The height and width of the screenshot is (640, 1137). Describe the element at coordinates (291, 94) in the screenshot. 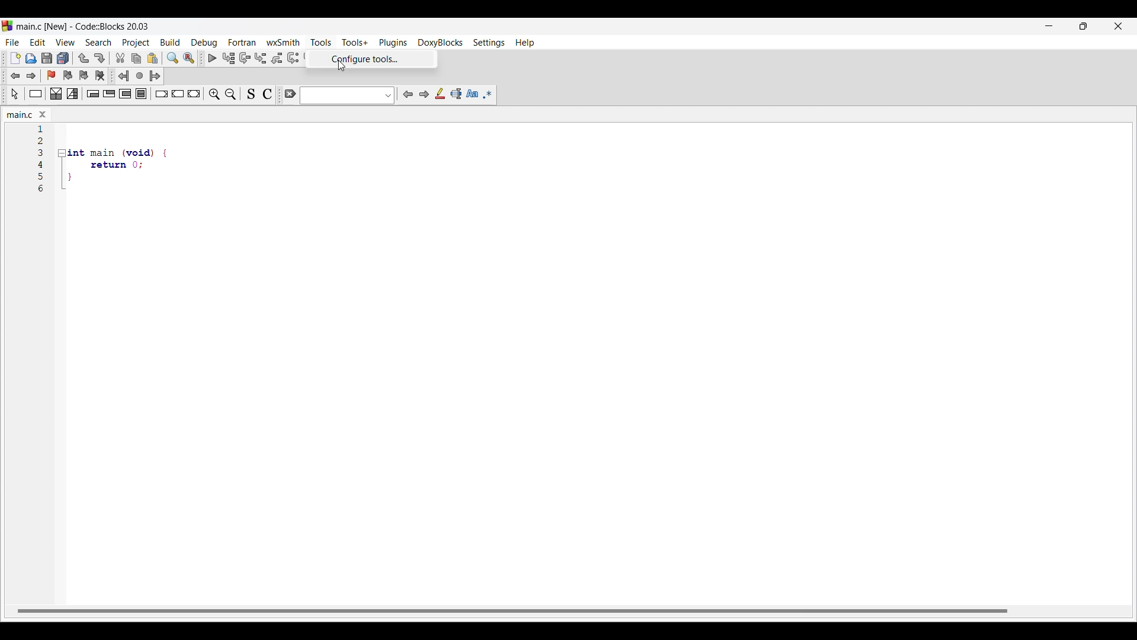

I see `Clear` at that location.